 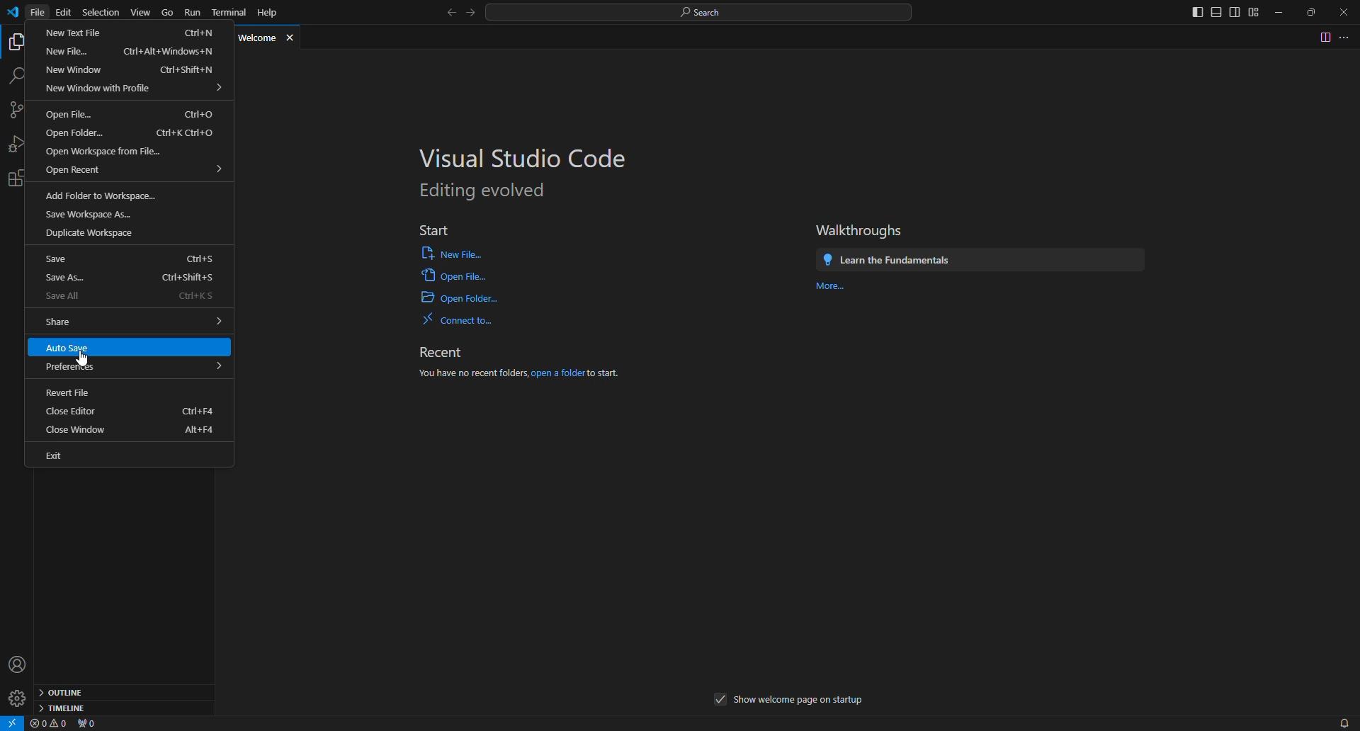 What do you see at coordinates (834, 288) in the screenshot?
I see `more` at bounding box center [834, 288].